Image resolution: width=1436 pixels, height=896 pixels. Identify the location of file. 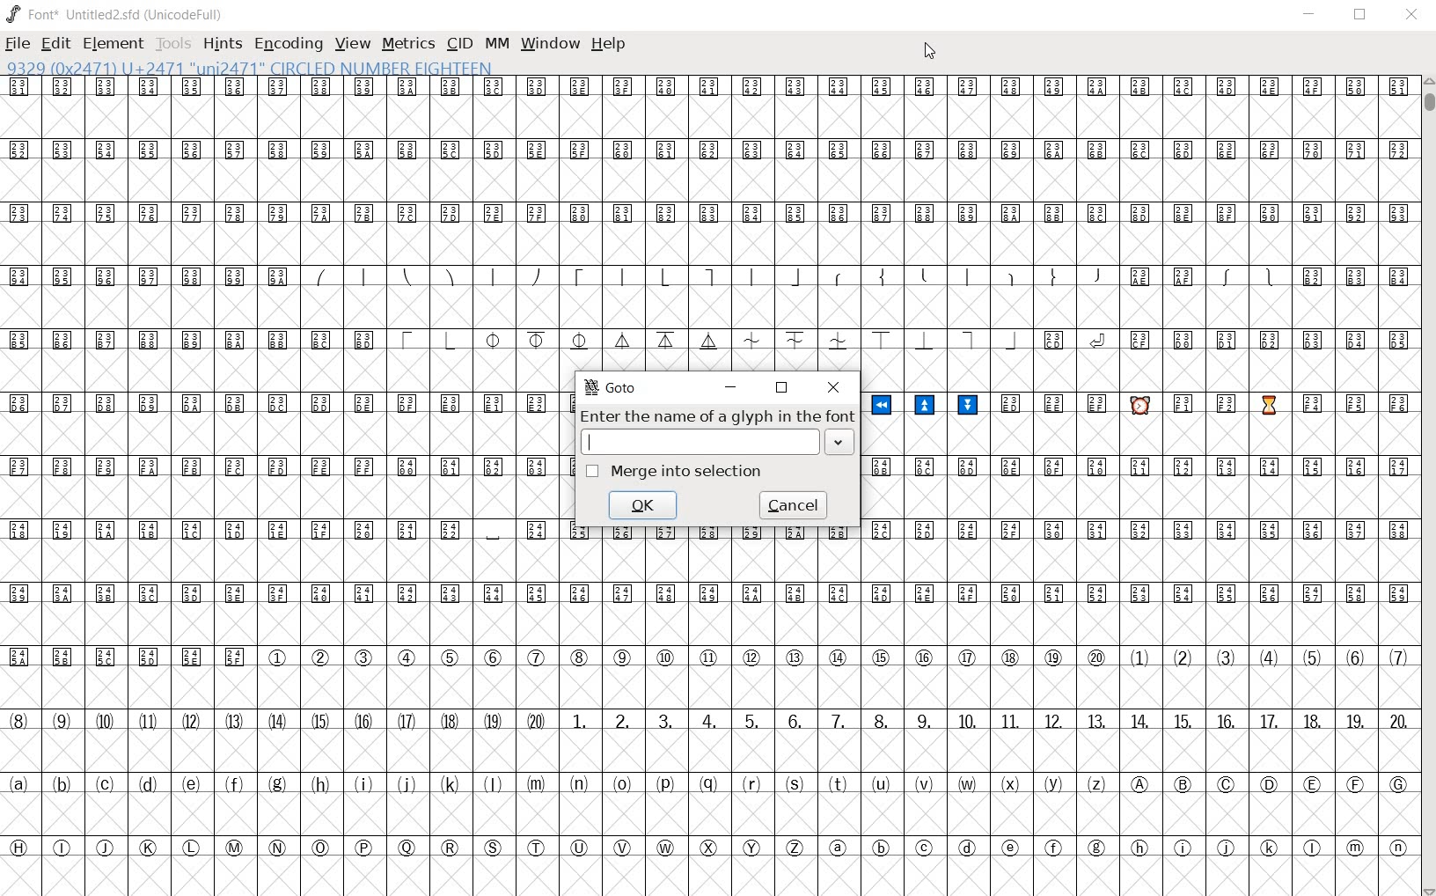
(18, 46).